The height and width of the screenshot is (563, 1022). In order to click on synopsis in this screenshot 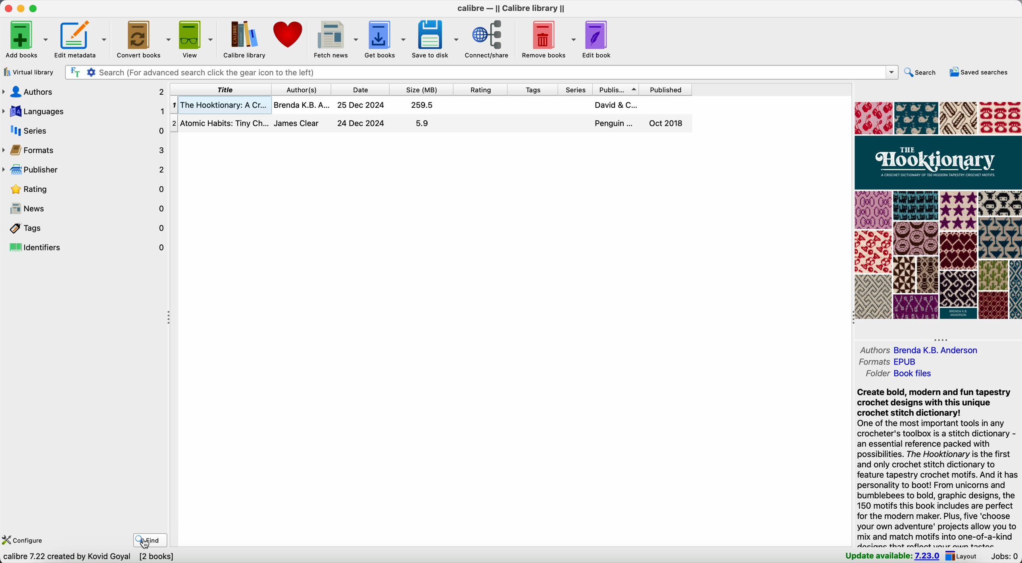, I will do `click(938, 466)`.